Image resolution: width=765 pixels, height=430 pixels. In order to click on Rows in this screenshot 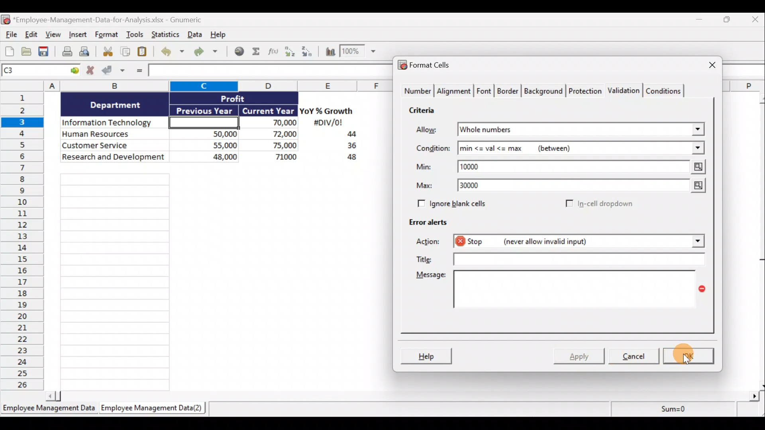, I will do `click(25, 242)`.